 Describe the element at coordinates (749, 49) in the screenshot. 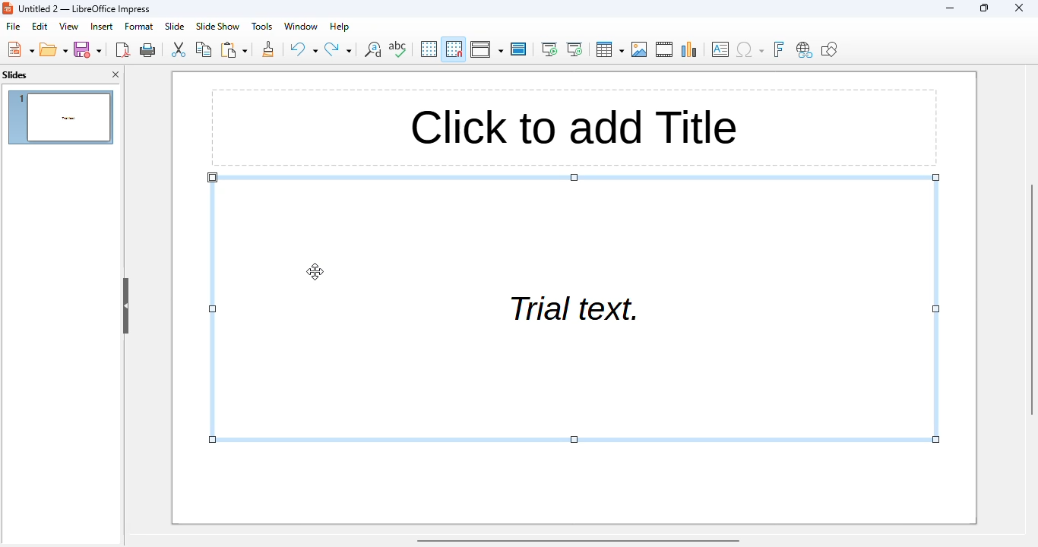

I see `insert special characters` at that location.